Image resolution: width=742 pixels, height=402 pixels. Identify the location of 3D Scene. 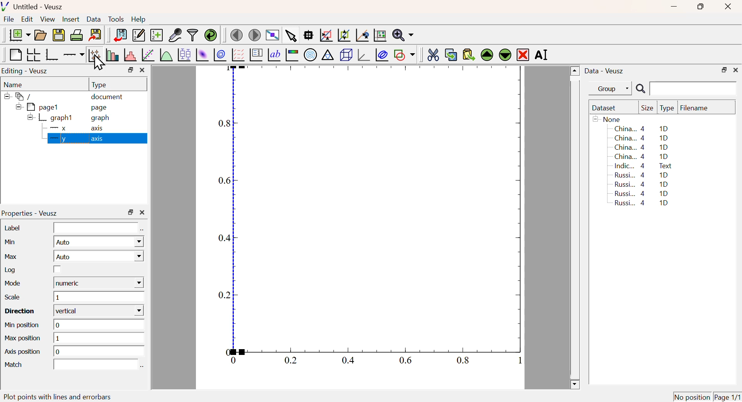
(346, 55).